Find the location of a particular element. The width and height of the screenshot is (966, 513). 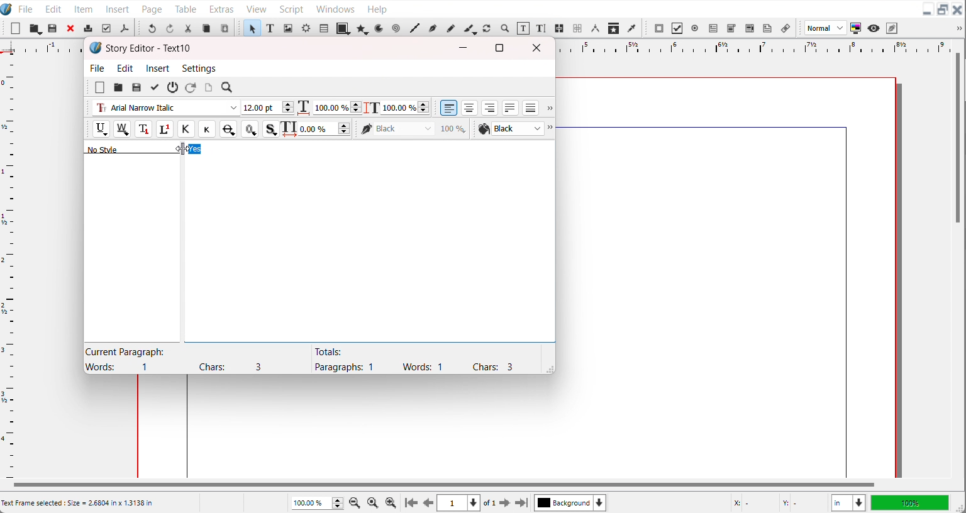

Subscript is located at coordinates (143, 129).